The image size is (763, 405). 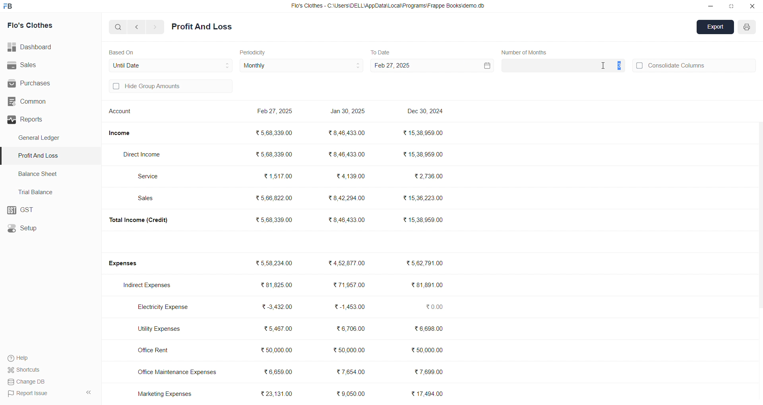 I want to click on resize, so click(x=731, y=6).